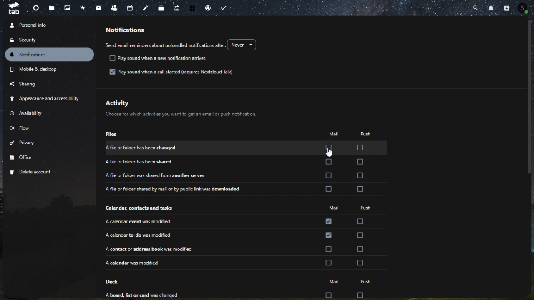 Image resolution: width=534 pixels, height=300 pixels. What do you see at coordinates (374, 207) in the screenshot?
I see `push` at bounding box center [374, 207].